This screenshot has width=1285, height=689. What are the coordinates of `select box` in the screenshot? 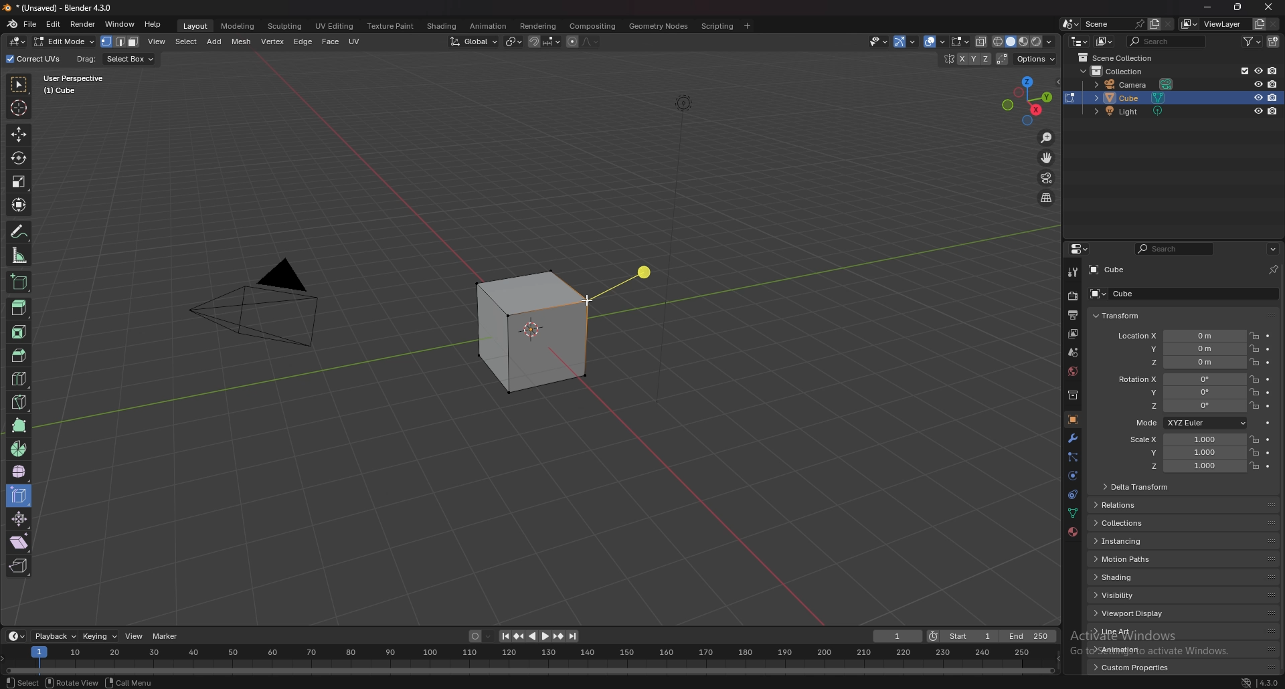 It's located at (131, 59).